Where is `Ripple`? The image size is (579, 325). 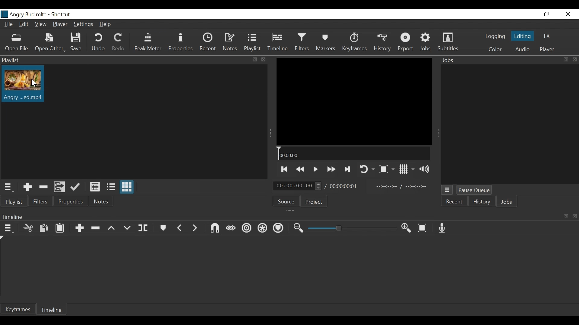 Ripple is located at coordinates (247, 228).